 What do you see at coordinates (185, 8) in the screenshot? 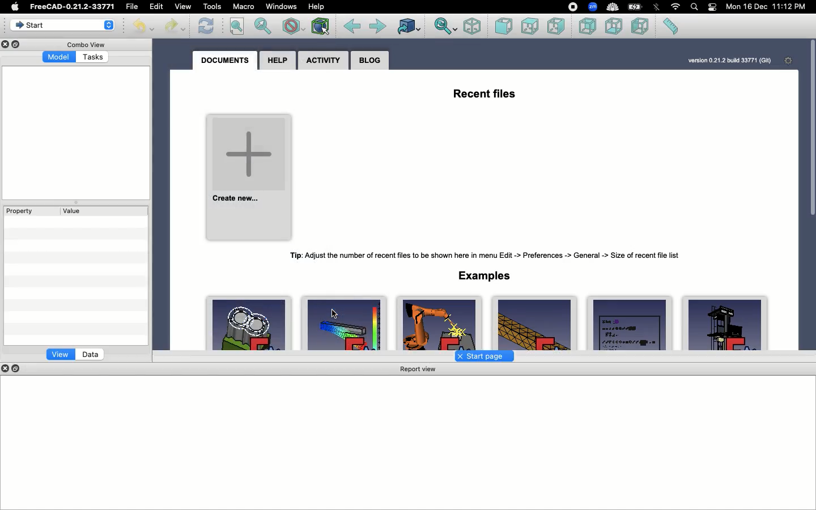
I see `View` at bounding box center [185, 8].